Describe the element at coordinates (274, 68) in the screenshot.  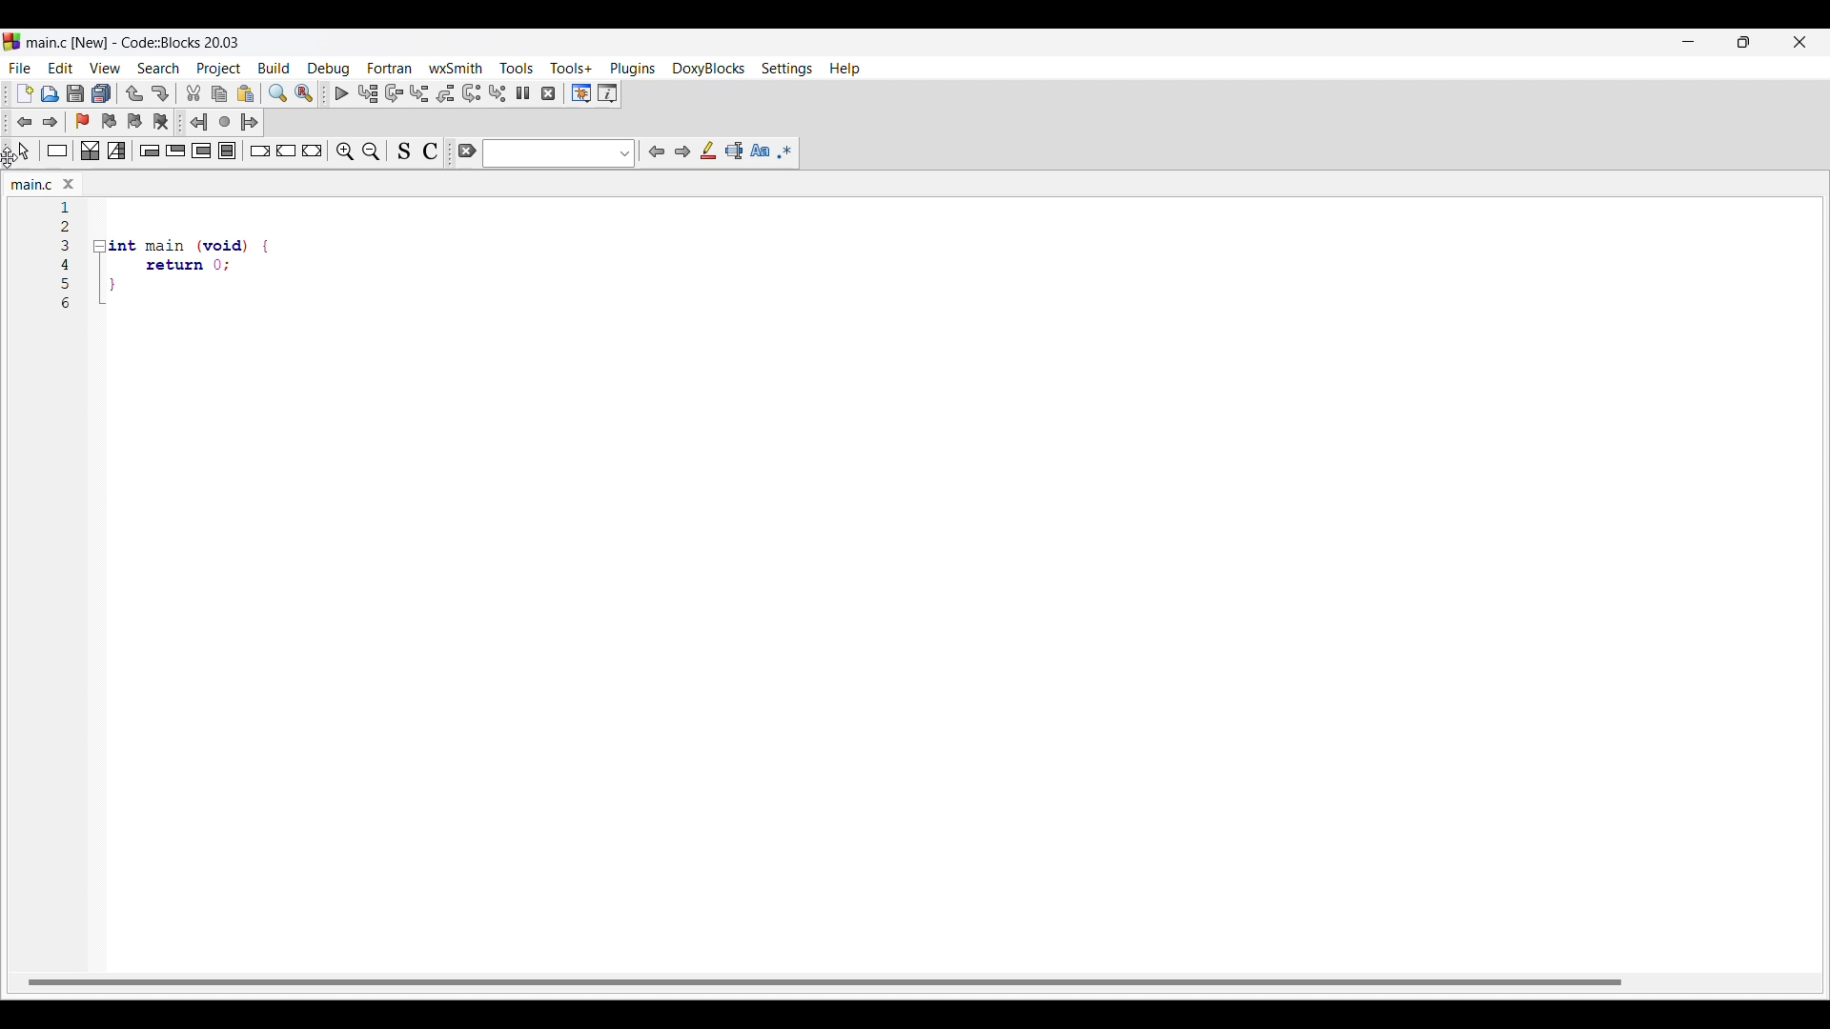
I see `Build menu` at that location.